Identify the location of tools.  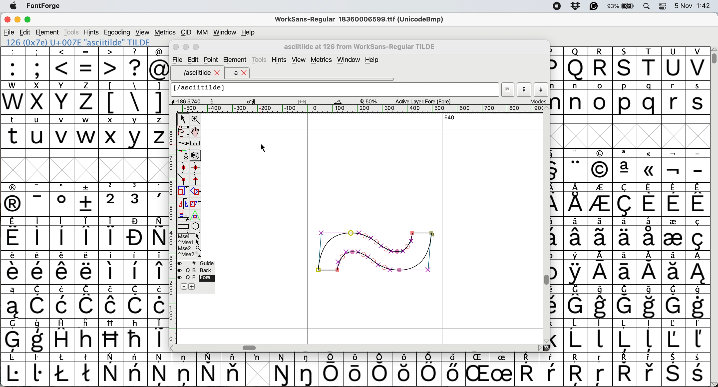
(260, 59).